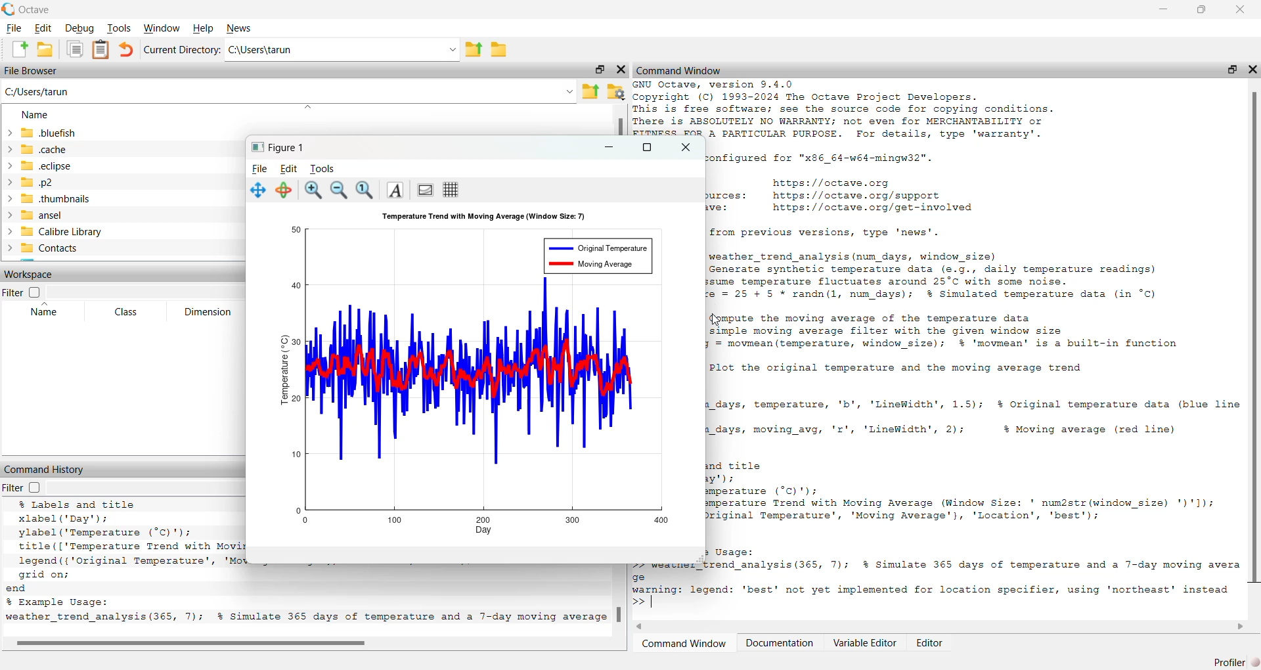 The height and width of the screenshot is (670, 1261). I want to click on Help, so click(202, 28).